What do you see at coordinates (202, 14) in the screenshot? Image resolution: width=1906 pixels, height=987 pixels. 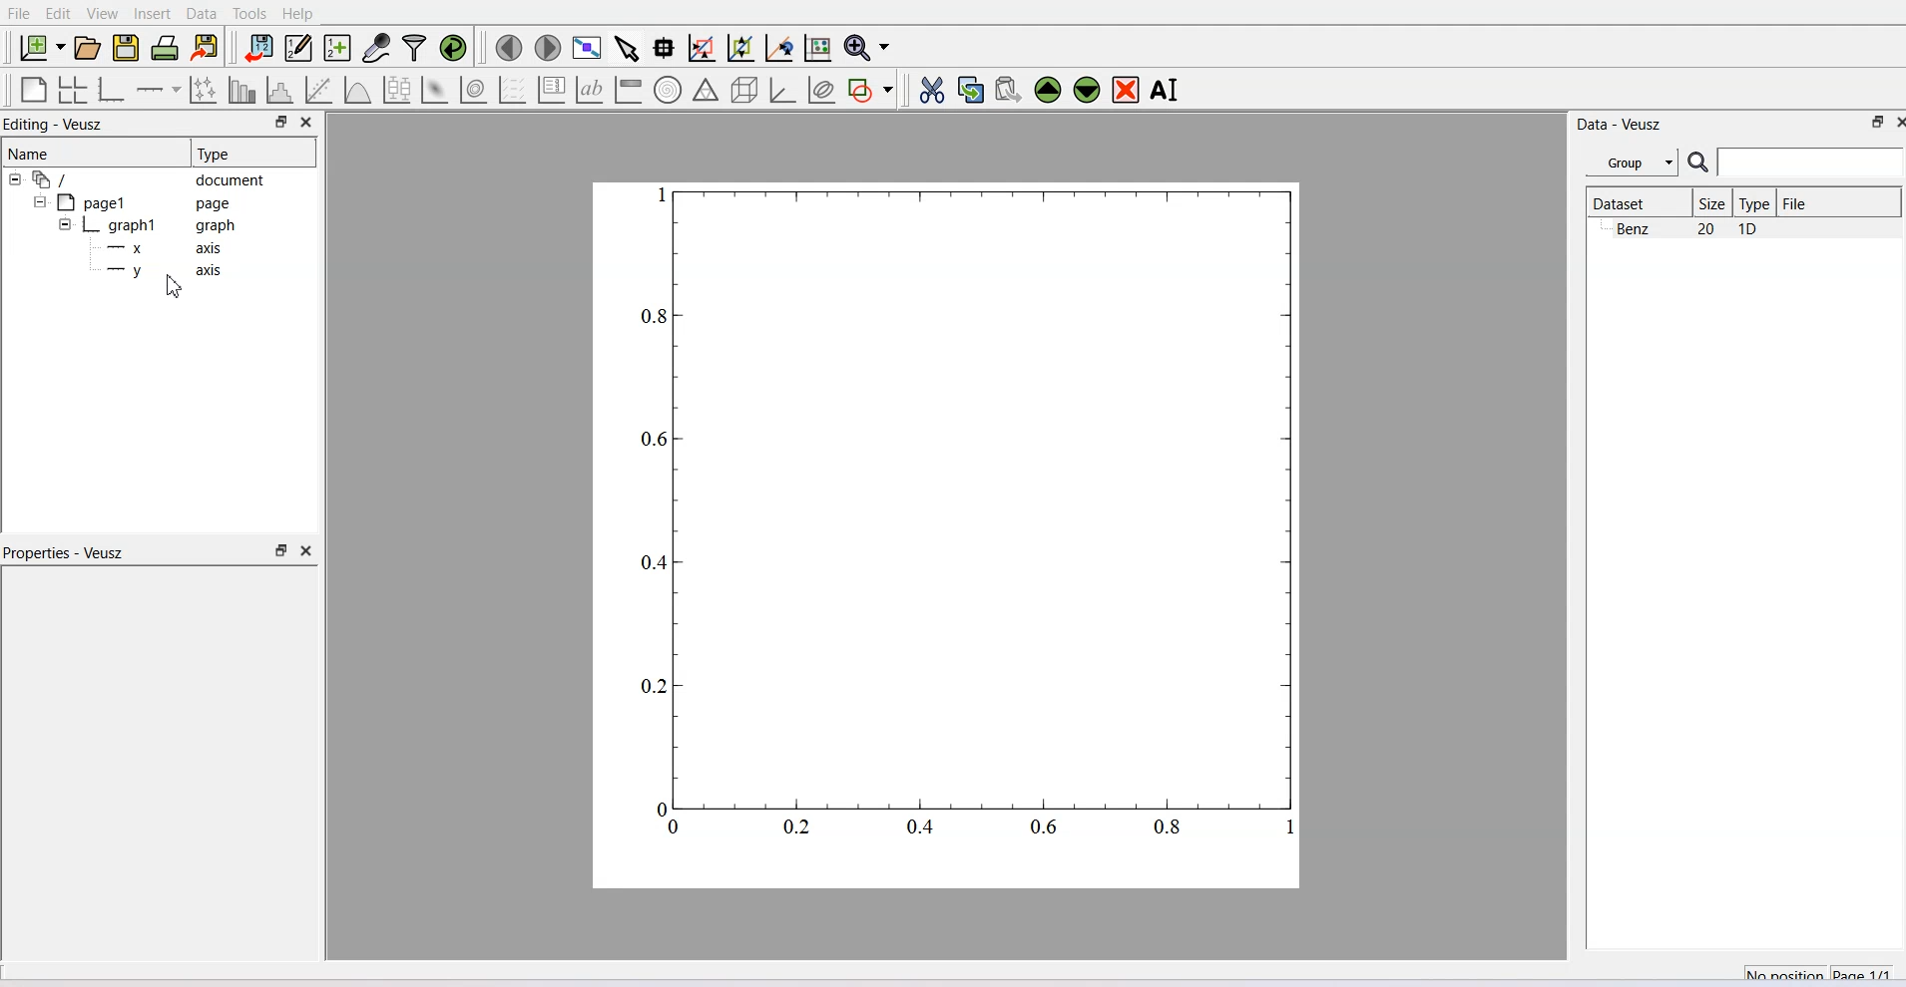 I see `Data` at bounding box center [202, 14].